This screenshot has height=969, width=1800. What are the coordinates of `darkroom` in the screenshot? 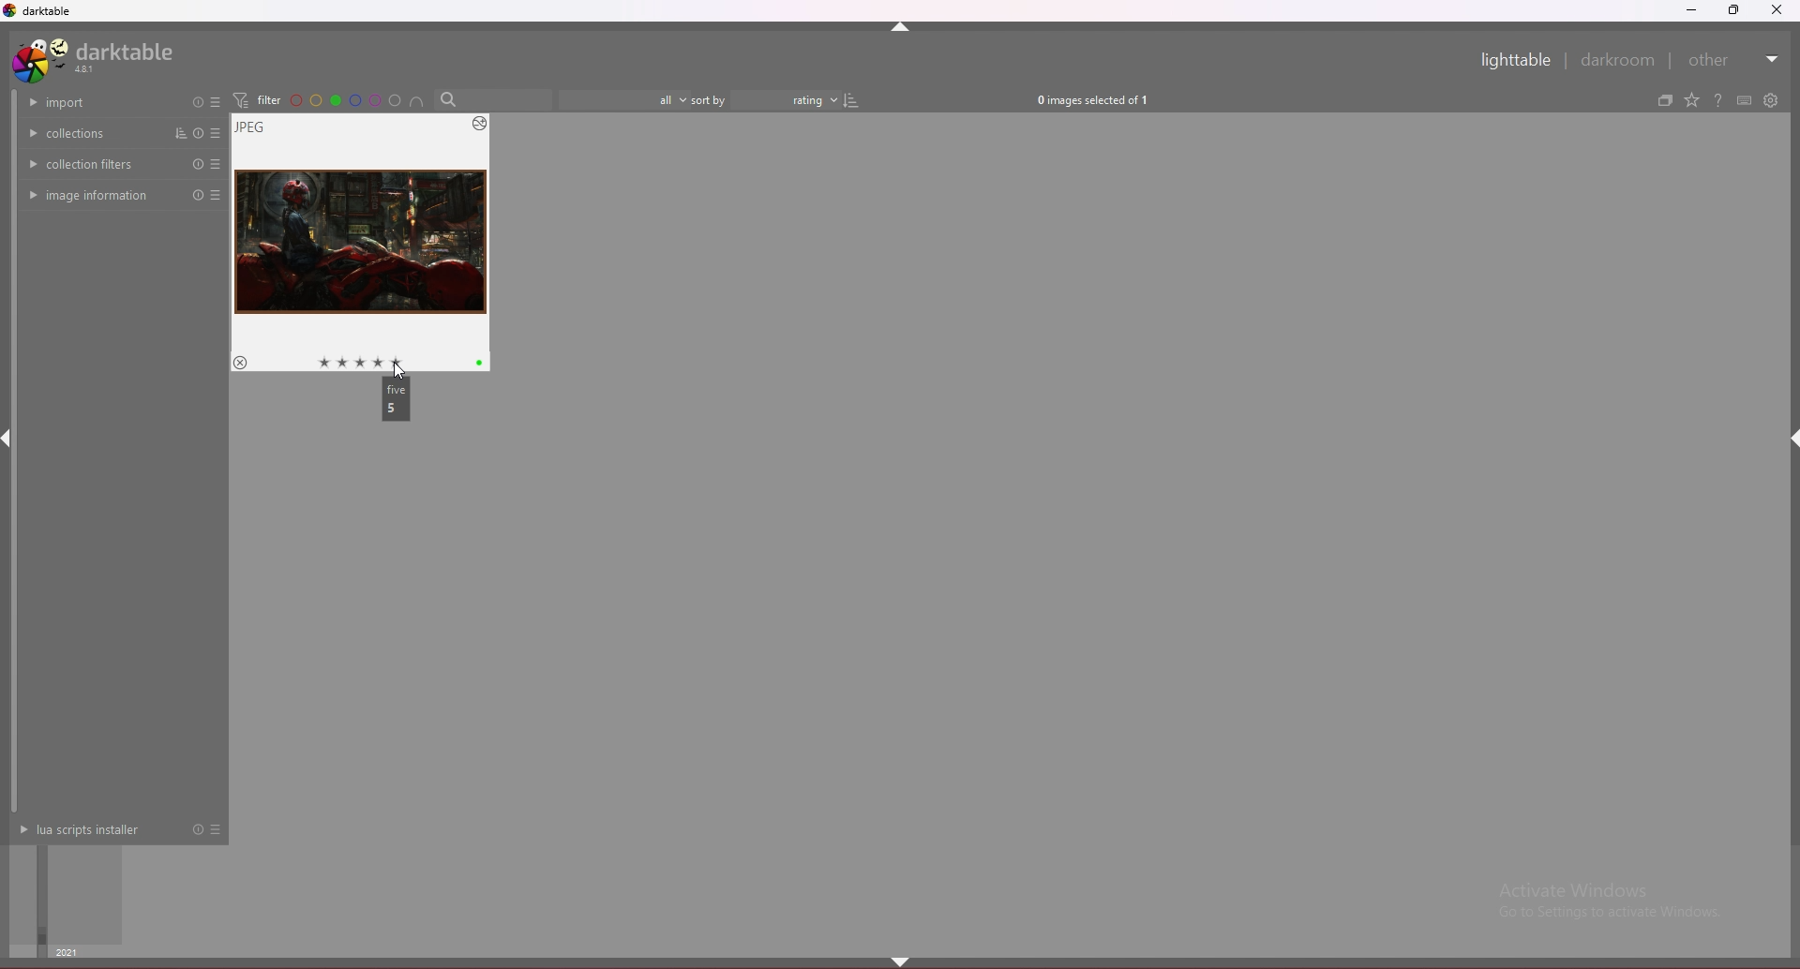 It's located at (1619, 61).